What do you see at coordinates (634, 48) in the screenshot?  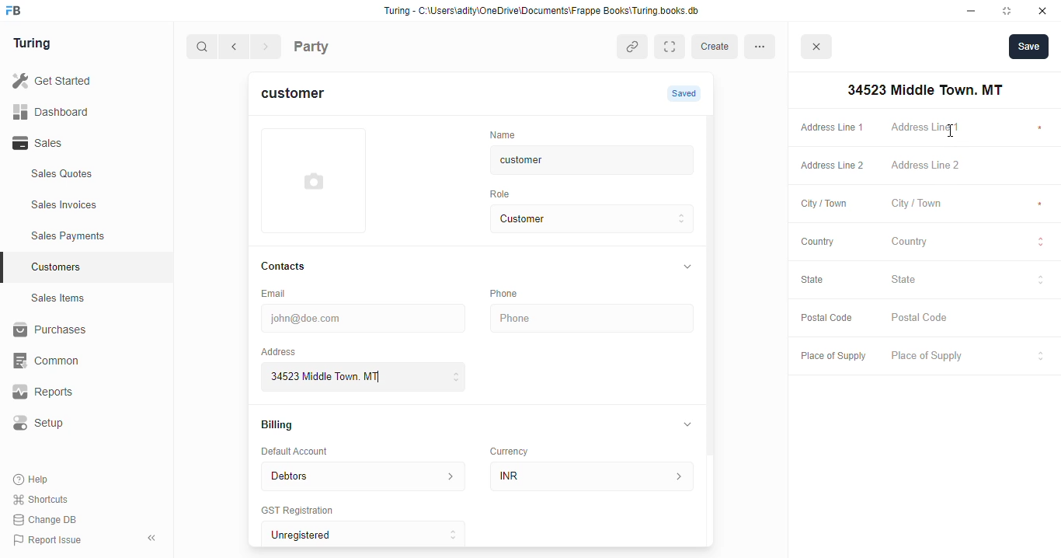 I see `copy link` at bounding box center [634, 48].